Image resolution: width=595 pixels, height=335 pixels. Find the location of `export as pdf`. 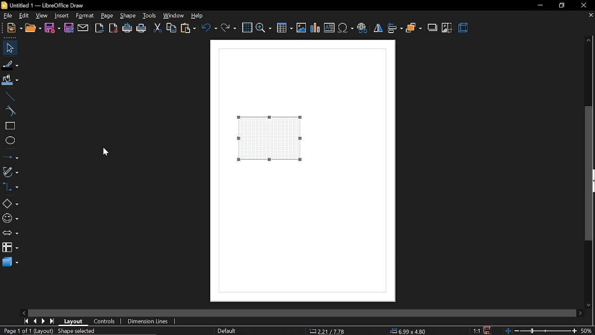

export as pdf is located at coordinates (113, 28).